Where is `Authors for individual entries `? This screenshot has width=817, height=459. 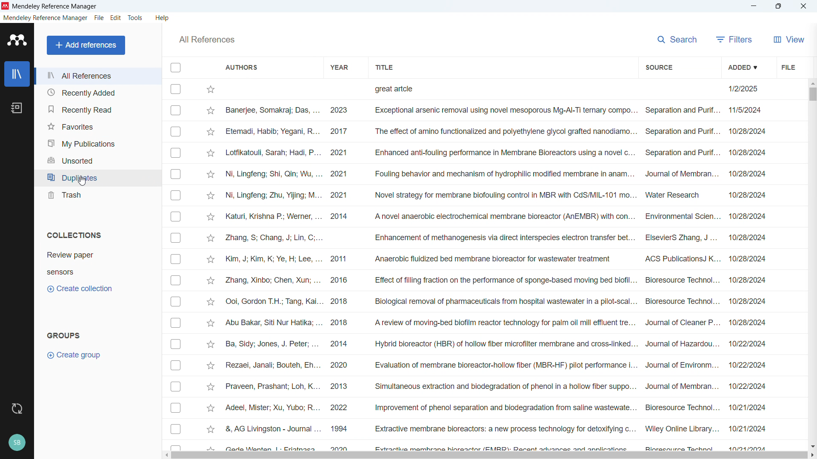
Authors for individual entries  is located at coordinates (272, 266).